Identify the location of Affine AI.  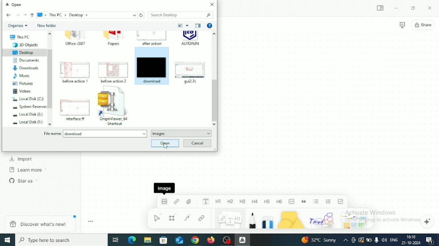
(428, 221).